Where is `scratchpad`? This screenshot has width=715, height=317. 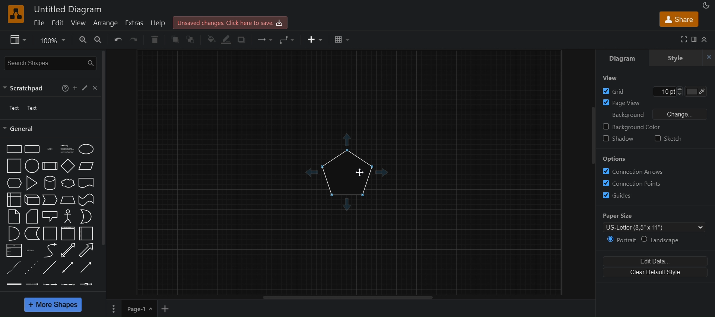
scratchpad is located at coordinates (27, 89).